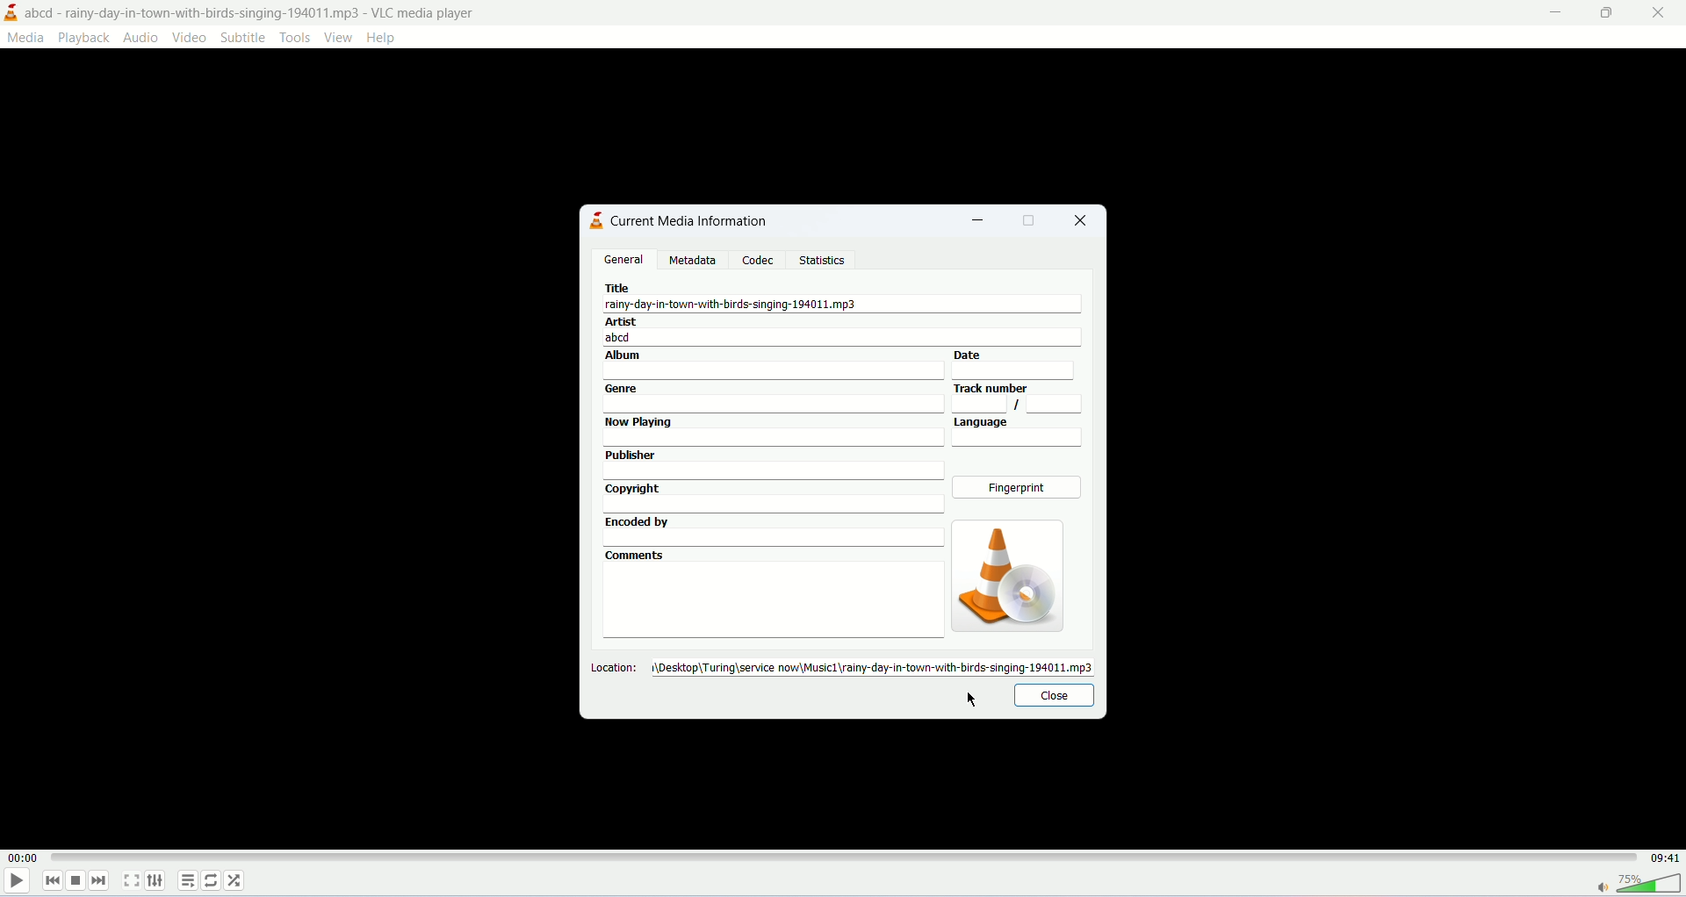  I want to click on comments, so click(771, 593).